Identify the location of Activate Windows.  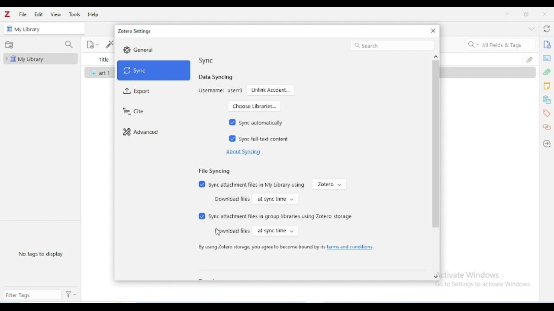
(470, 274).